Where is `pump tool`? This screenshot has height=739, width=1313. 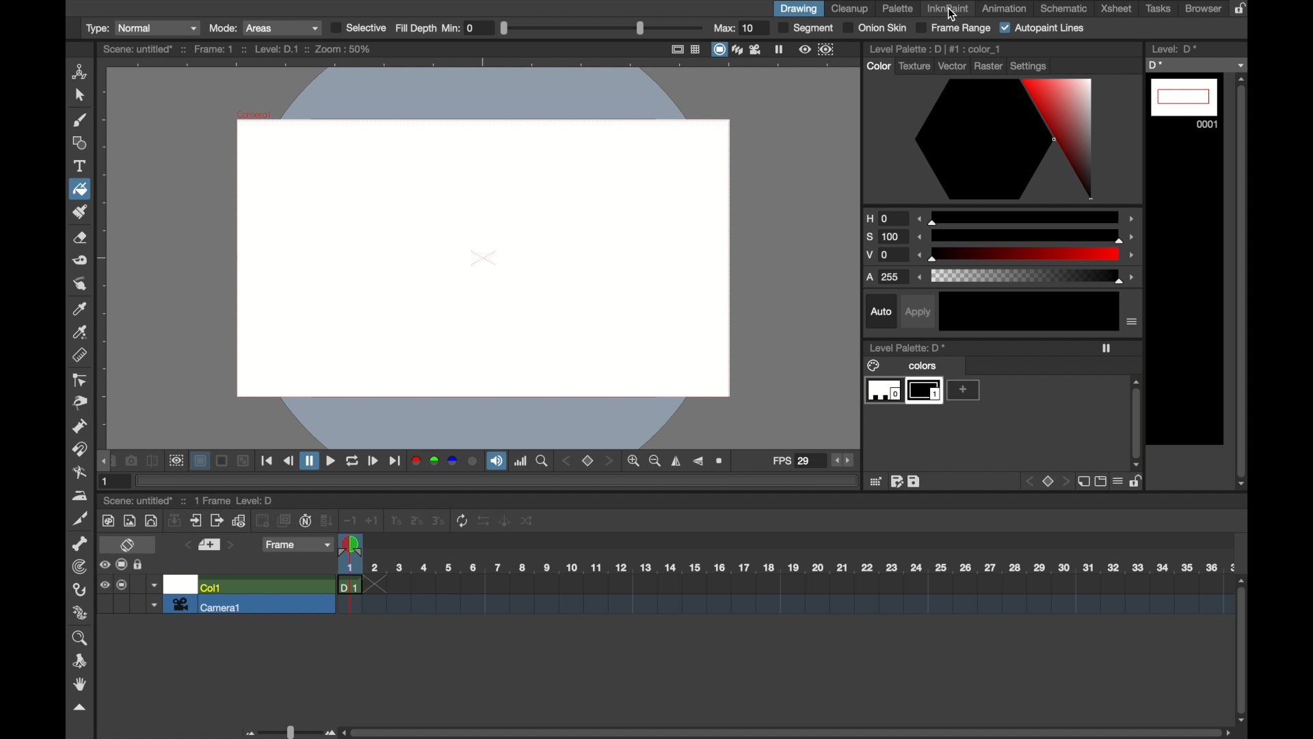 pump tool is located at coordinates (79, 426).